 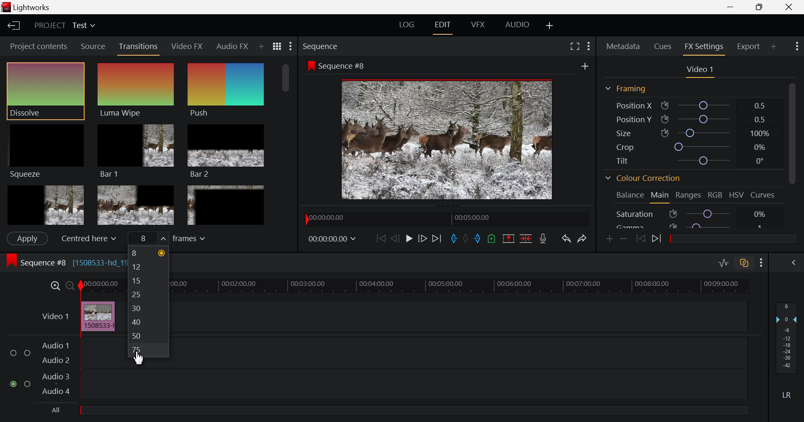 What do you see at coordinates (276, 46) in the screenshot?
I see `toggle list and title view` at bounding box center [276, 46].